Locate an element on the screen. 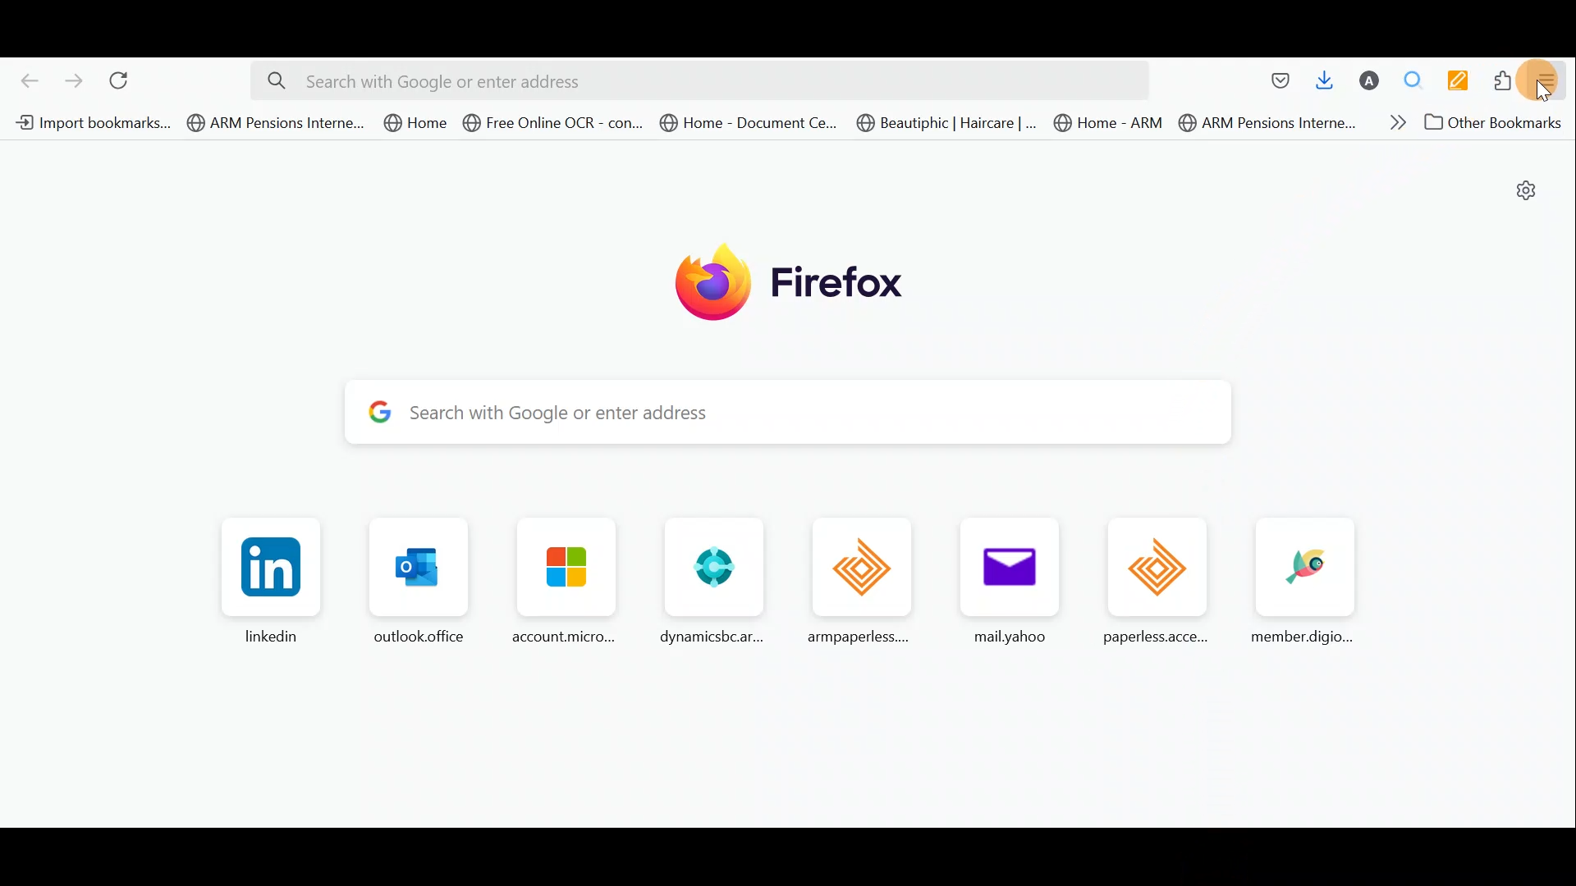 Image resolution: width=1576 pixels, height=886 pixels. Reload current page is located at coordinates (126, 78).